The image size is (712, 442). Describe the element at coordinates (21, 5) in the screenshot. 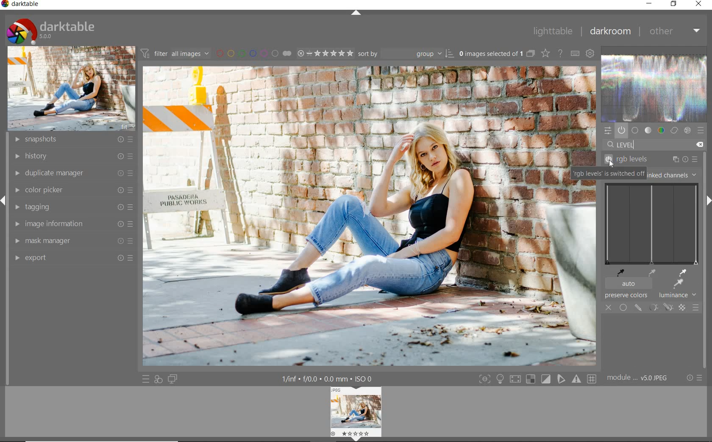

I see `system name` at that location.